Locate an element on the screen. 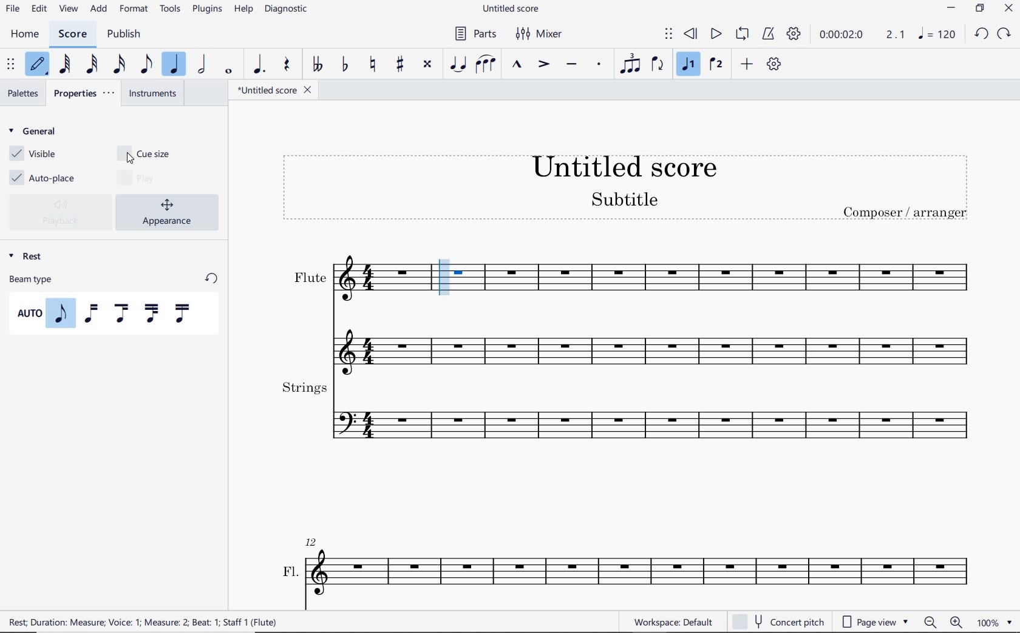 The width and height of the screenshot is (1020, 633). MARCATO is located at coordinates (517, 65).